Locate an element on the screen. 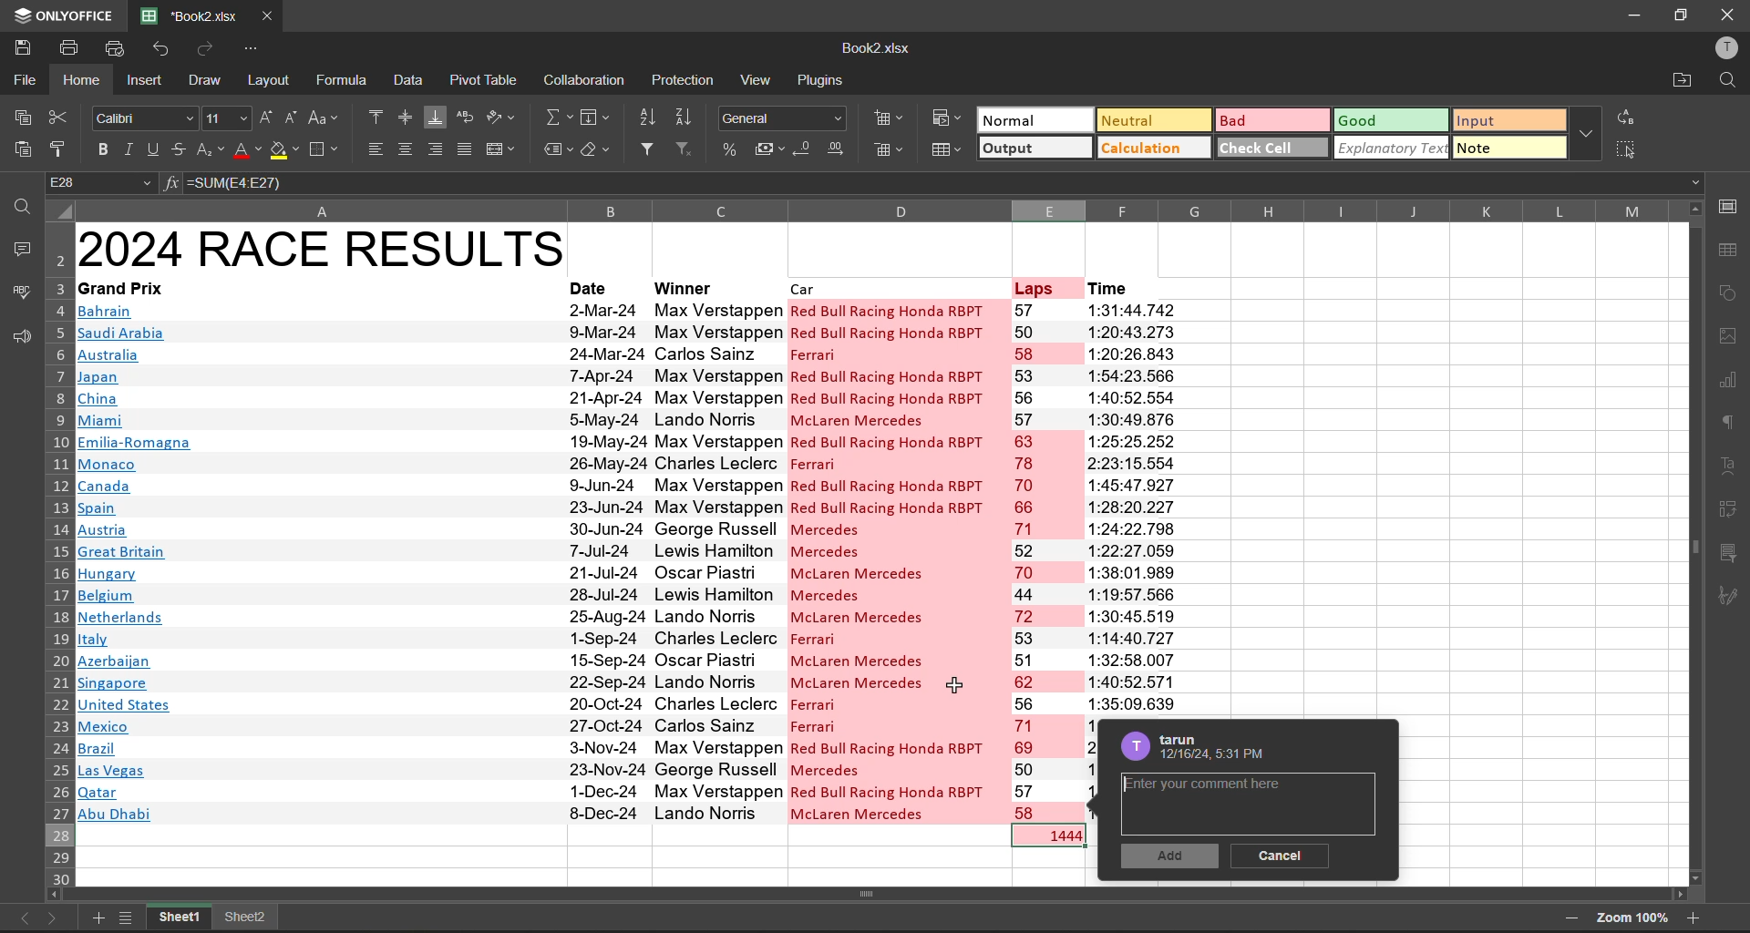 The height and width of the screenshot is (933, 1750). date is located at coordinates (590, 287).